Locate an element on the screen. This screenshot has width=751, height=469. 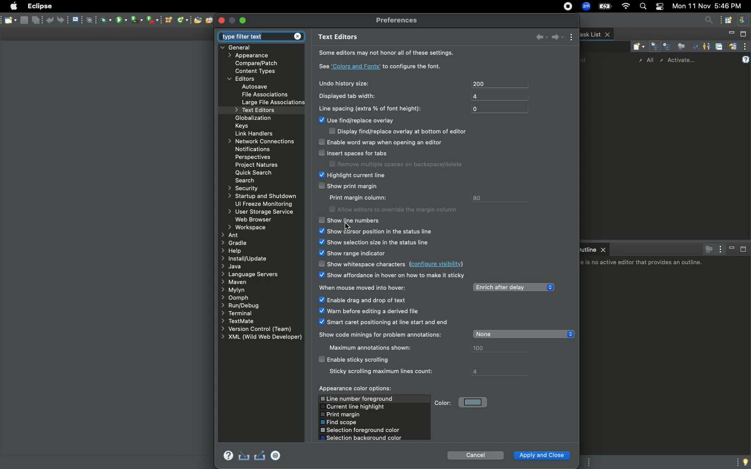
Maximize  is located at coordinates (743, 34).